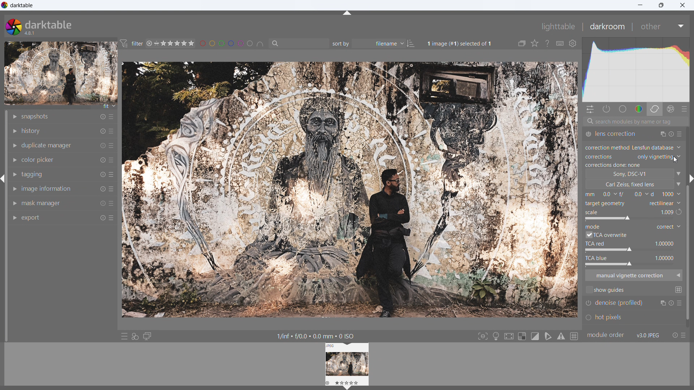 This screenshot has height=390, width=694. What do you see at coordinates (16, 146) in the screenshot?
I see `show module` at bounding box center [16, 146].